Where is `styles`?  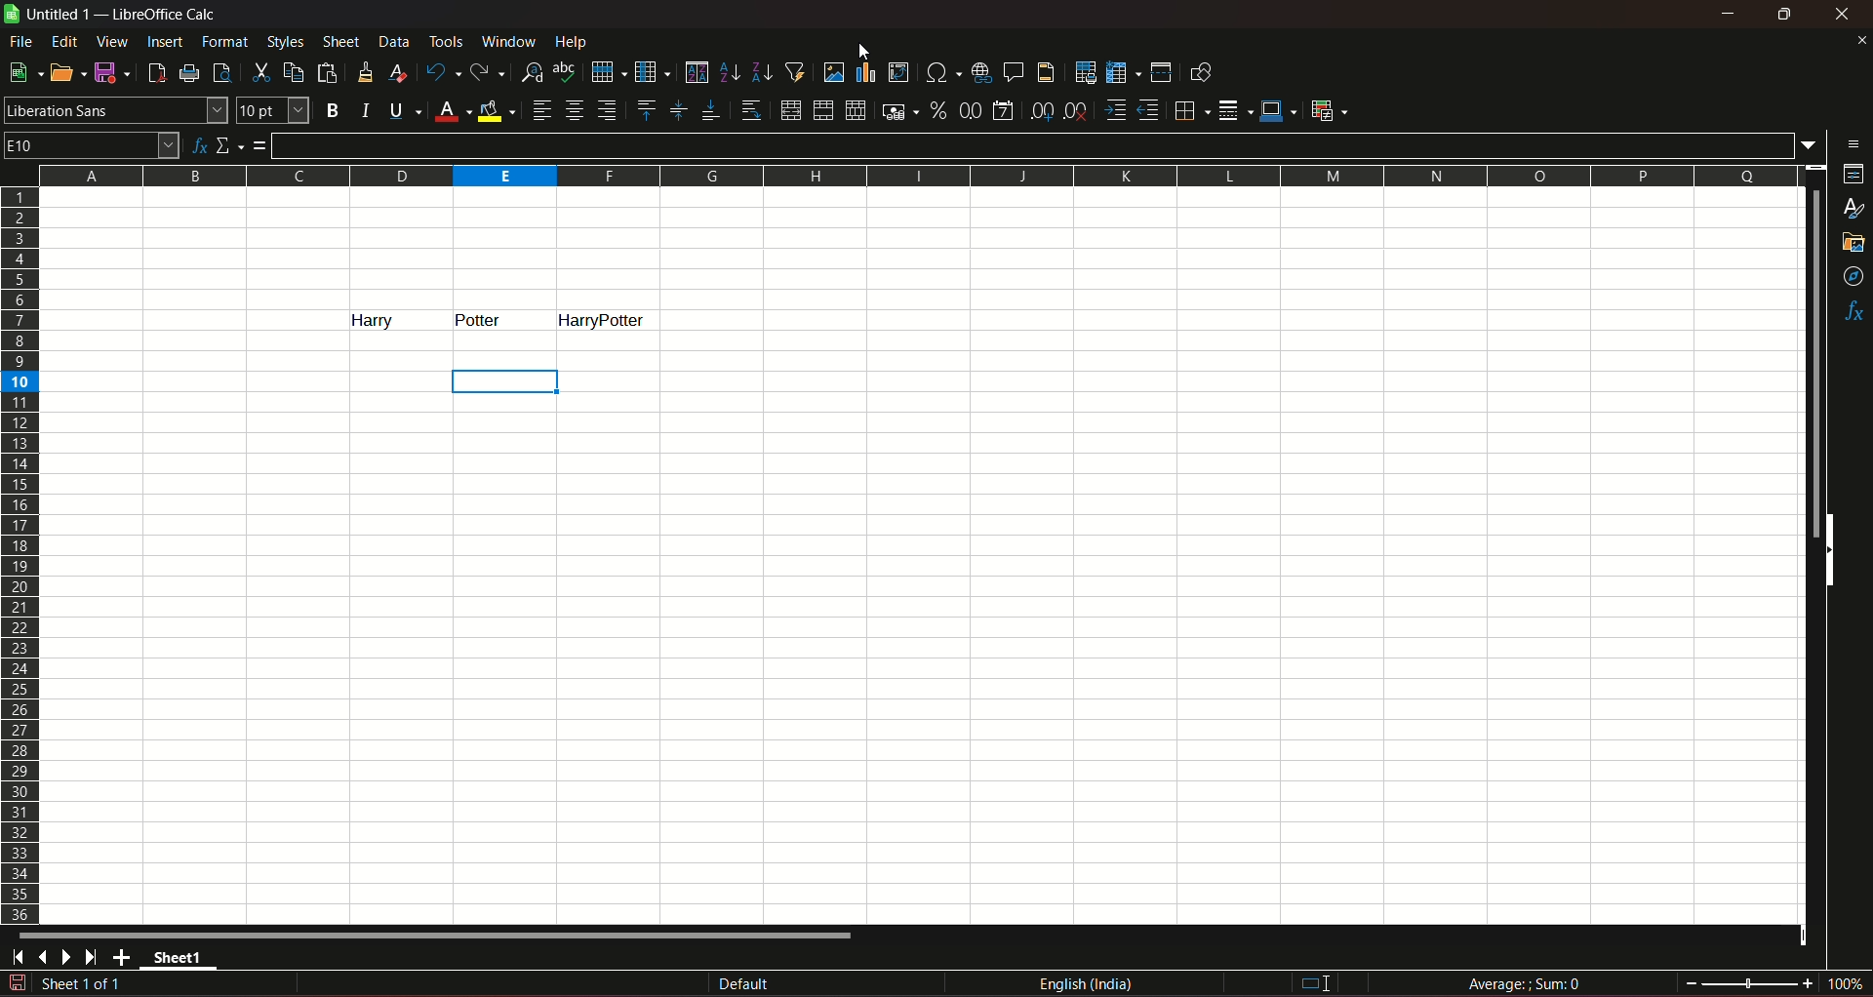
styles is located at coordinates (284, 41).